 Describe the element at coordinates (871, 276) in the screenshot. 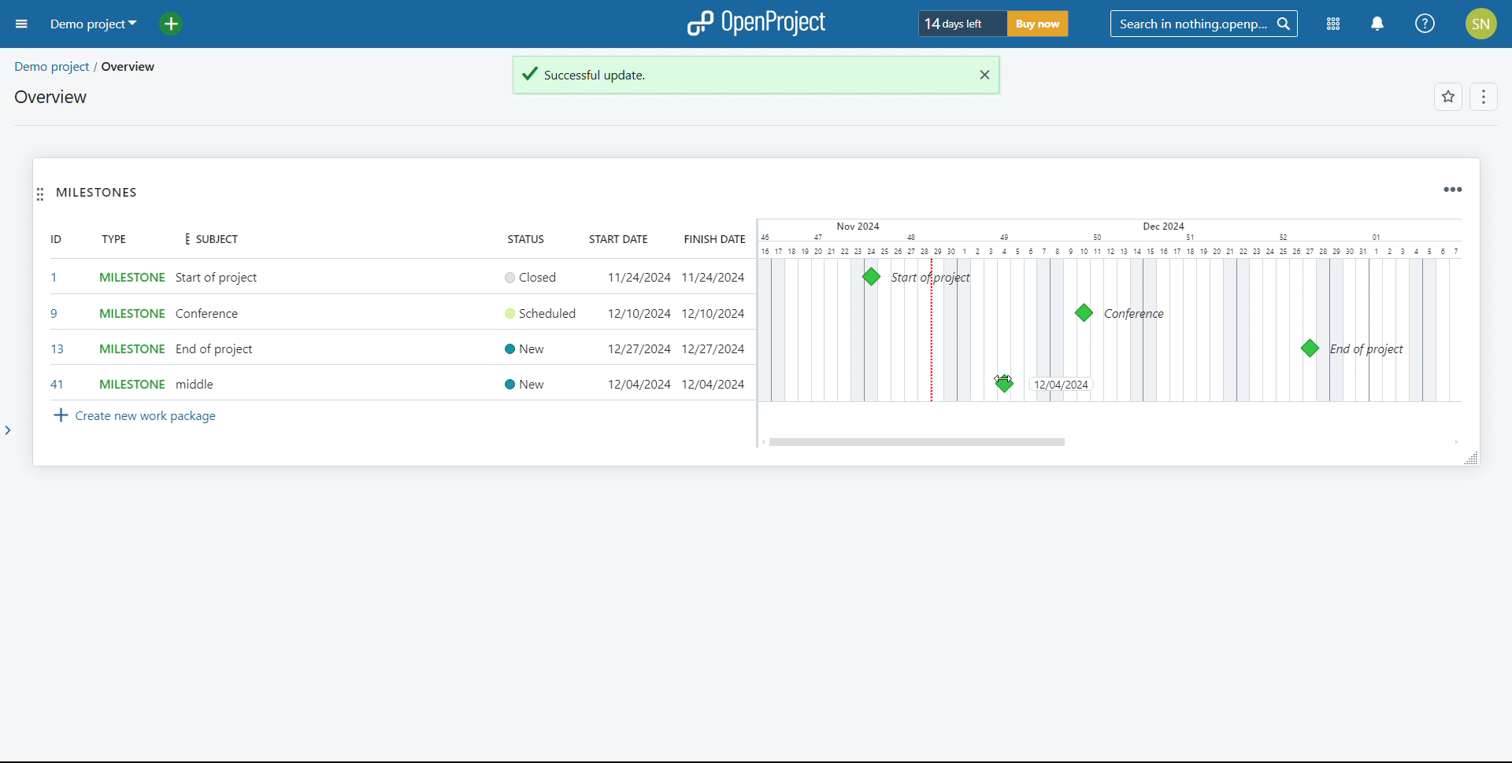

I see `milestone 1` at that location.